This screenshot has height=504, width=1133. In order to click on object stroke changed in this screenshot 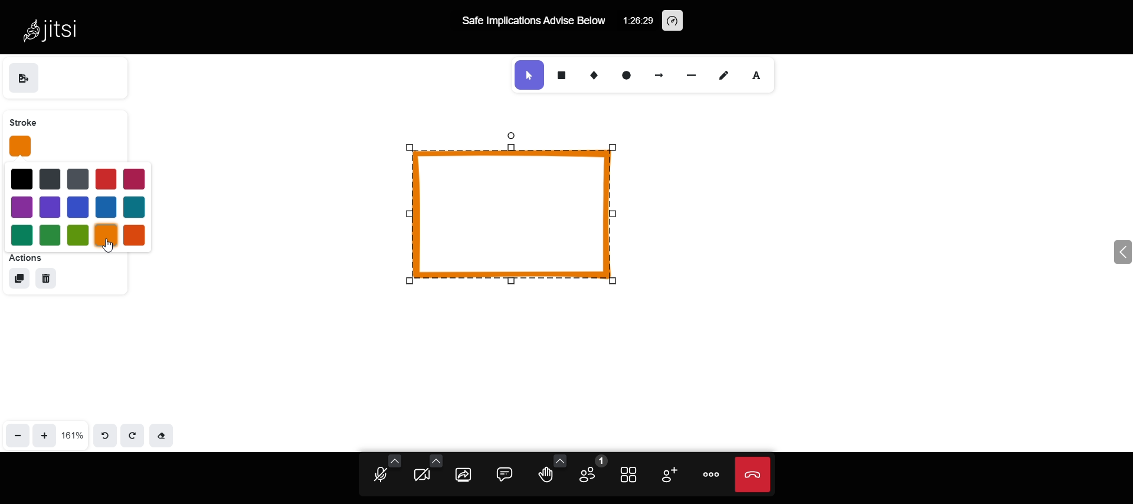, I will do `click(524, 209)`.